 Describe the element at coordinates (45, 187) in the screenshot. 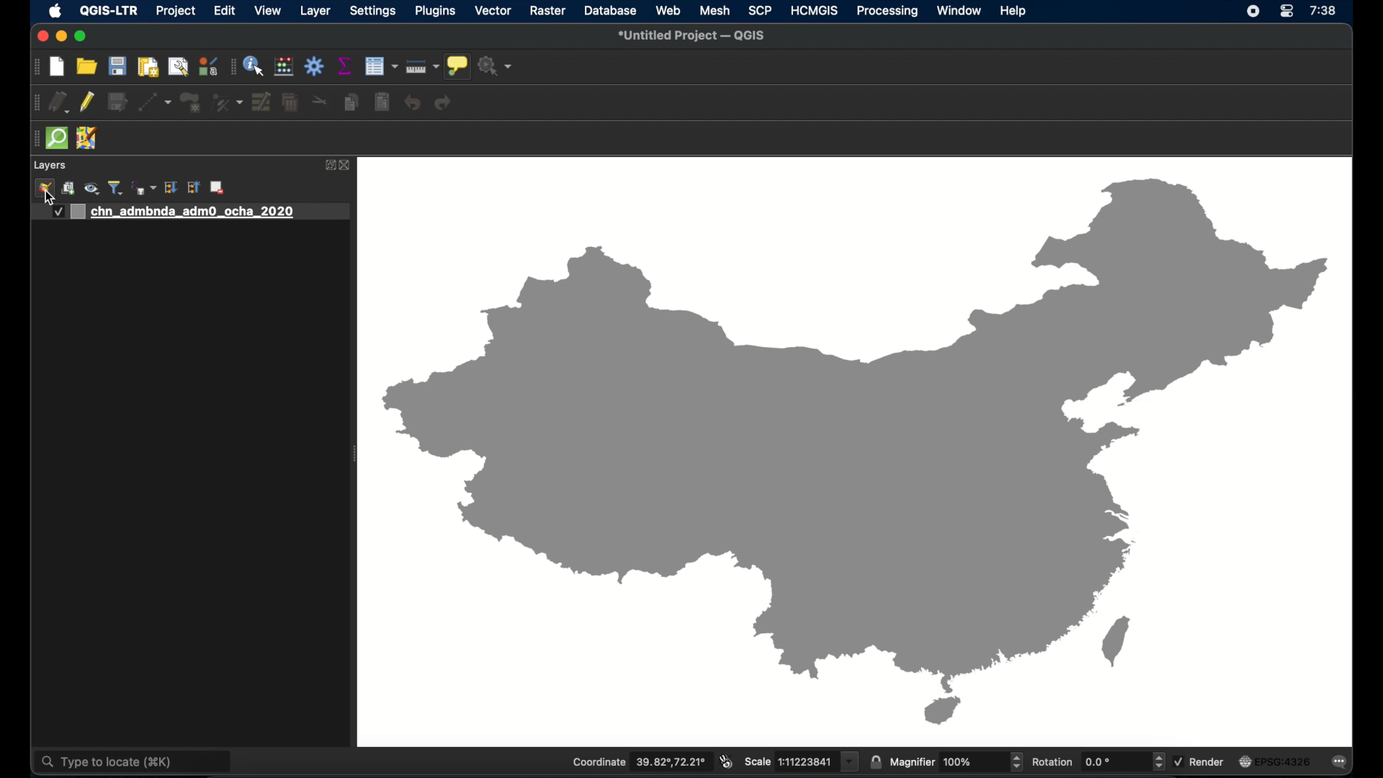

I see `open layer styling panel` at that location.